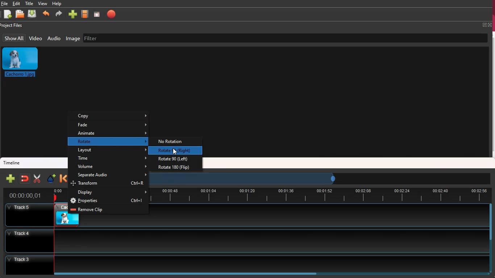  Describe the element at coordinates (29, 3) in the screenshot. I see `title` at that location.